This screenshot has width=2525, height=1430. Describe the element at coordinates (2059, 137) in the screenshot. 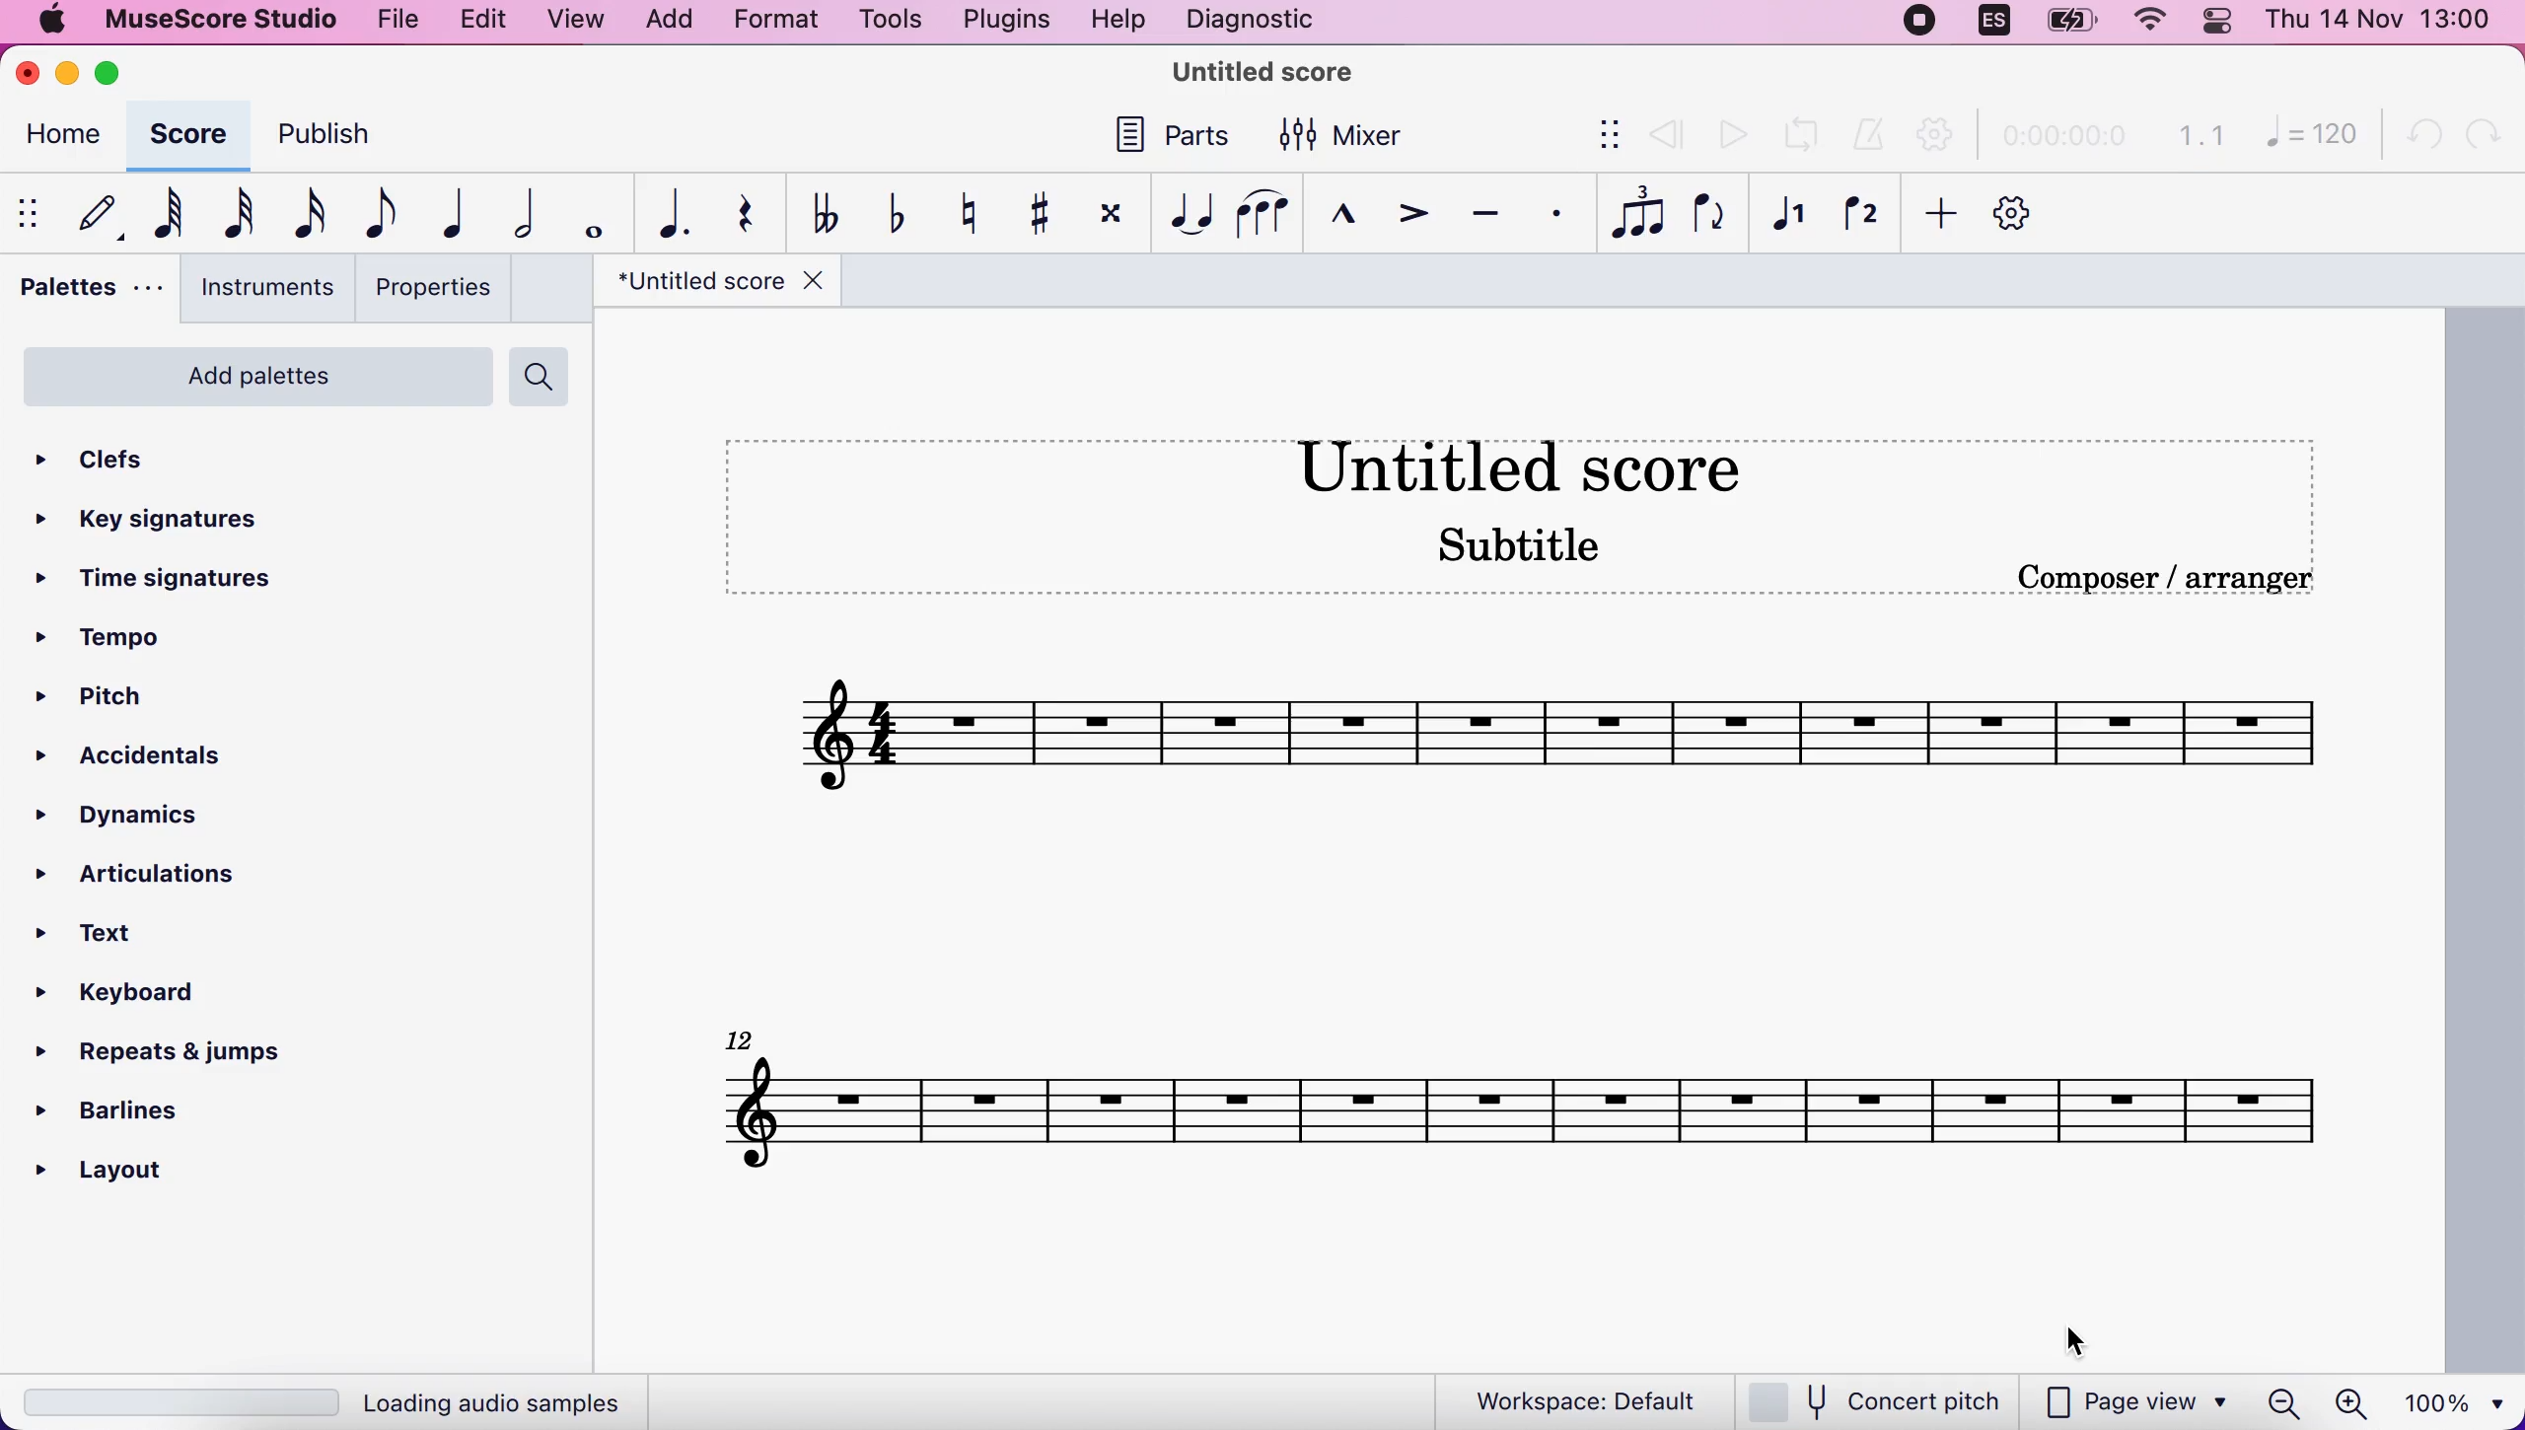

I see `0.00:00.0` at that location.